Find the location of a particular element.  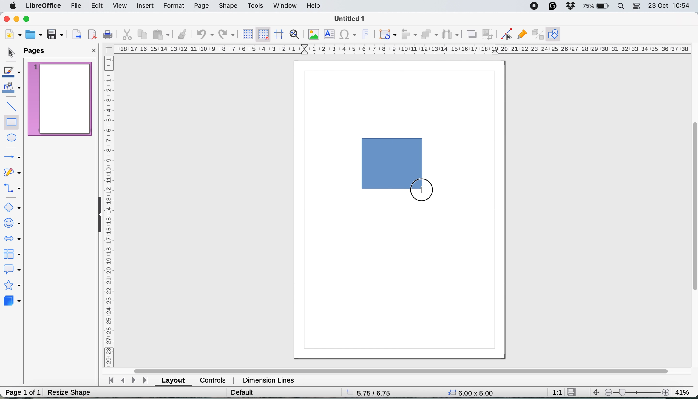

redp is located at coordinates (225, 35).